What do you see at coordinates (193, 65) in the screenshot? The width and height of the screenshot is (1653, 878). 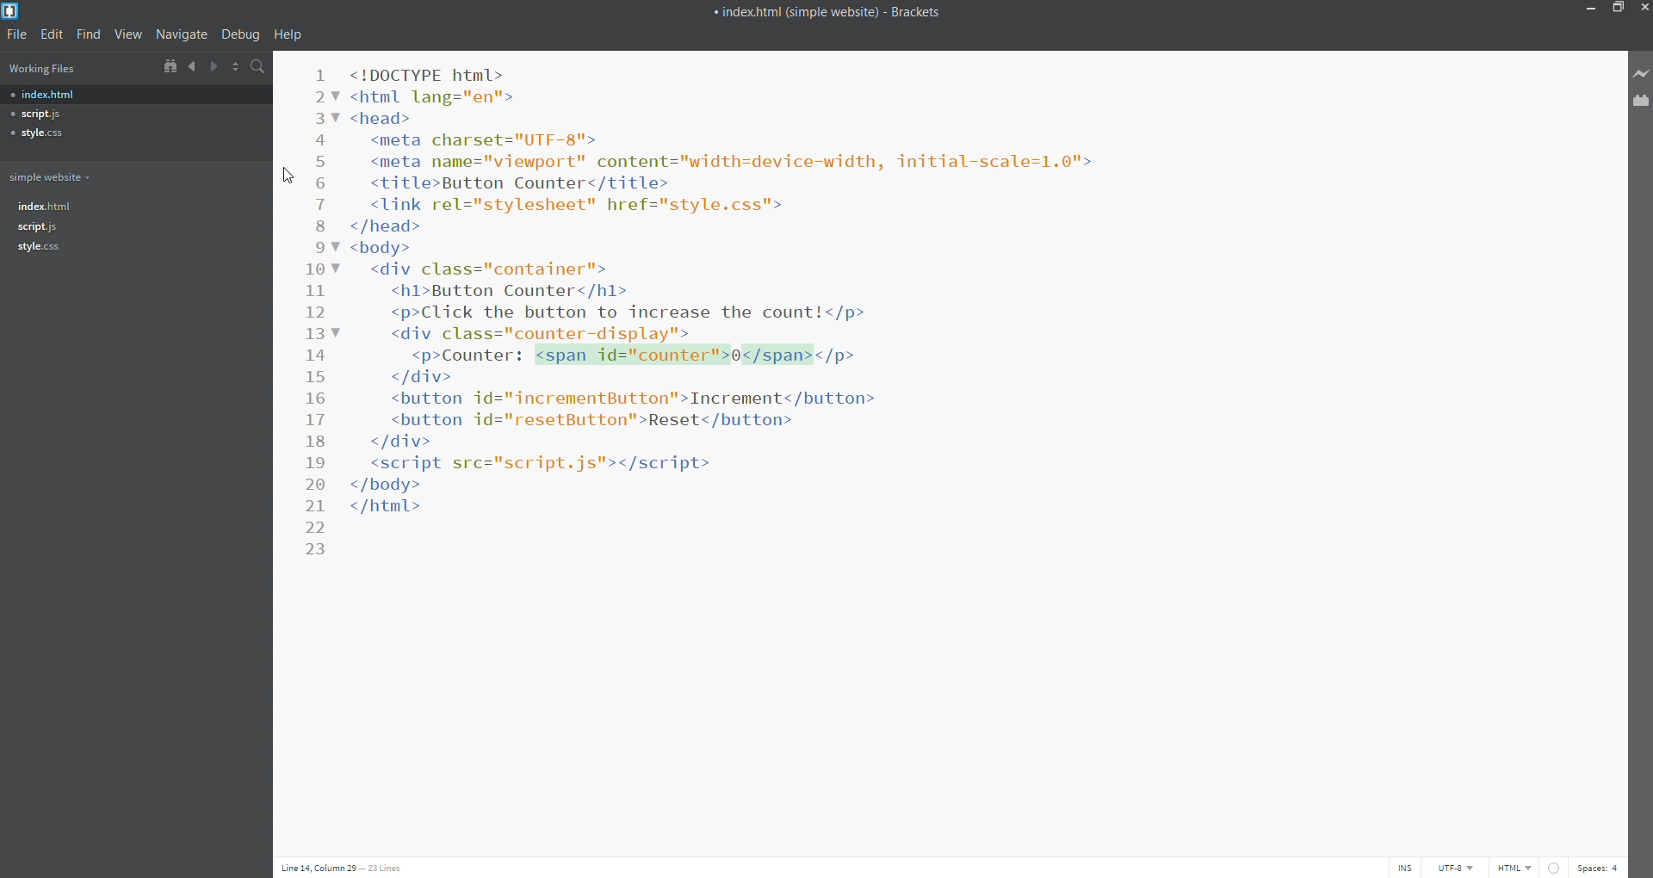 I see `navigate backward` at bounding box center [193, 65].